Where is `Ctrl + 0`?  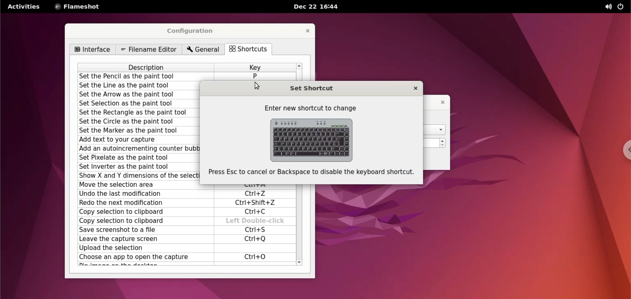
Ctrl + 0 is located at coordinates (256, 257).